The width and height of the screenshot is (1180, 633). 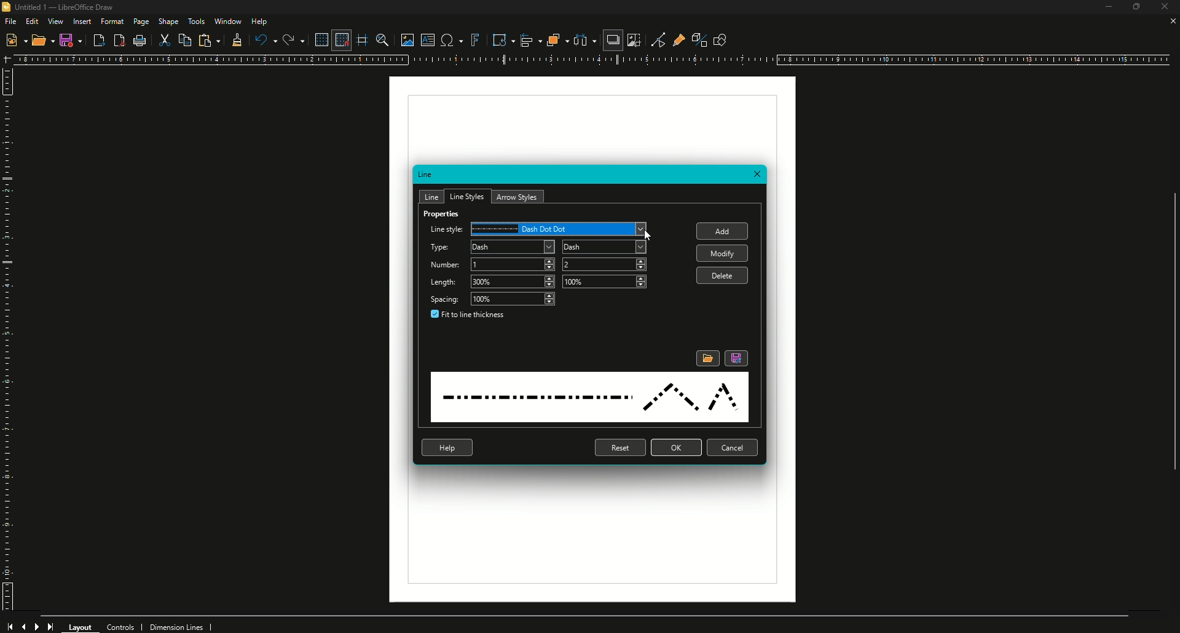 I want to click on Length, so click(x=447, y=283).